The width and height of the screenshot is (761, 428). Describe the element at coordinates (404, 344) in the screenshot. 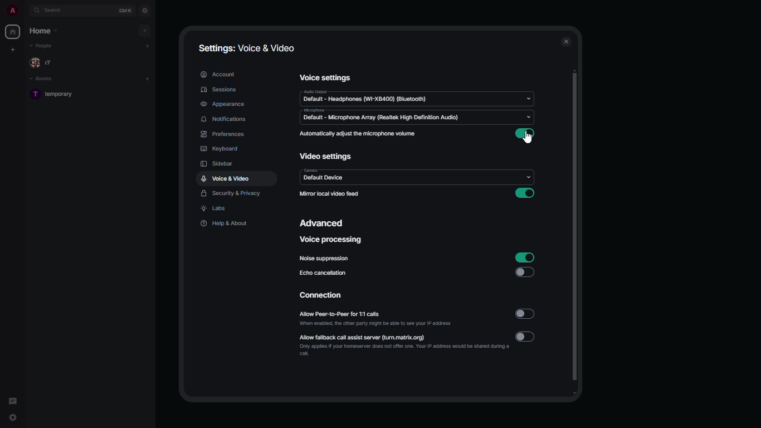

I see `allow fallback call assist server` at that location.